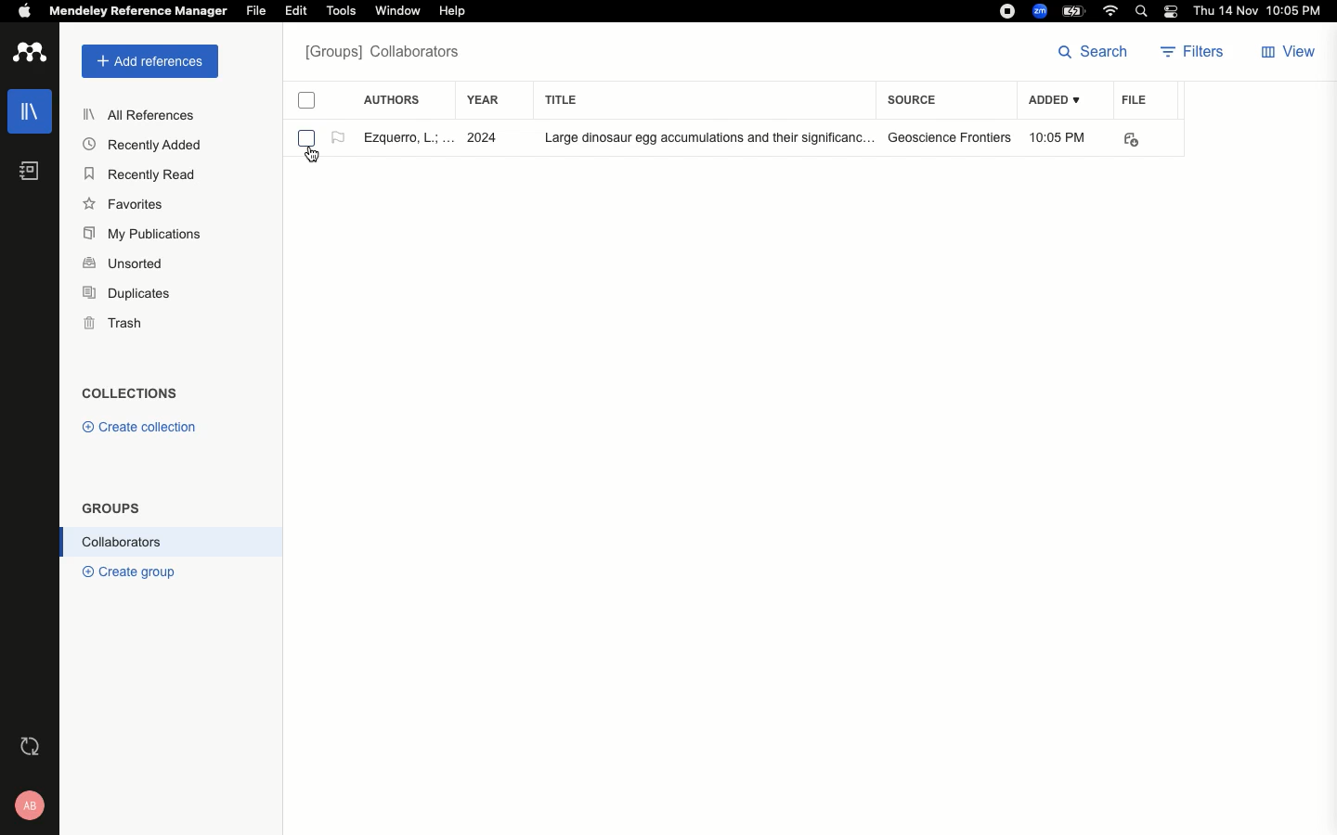 The width and height of the screenshot is (1337, 835). What do you see at coordinates (1291, 53) in the screenshot?
I see `View ` at bounding box center [1291, 53].